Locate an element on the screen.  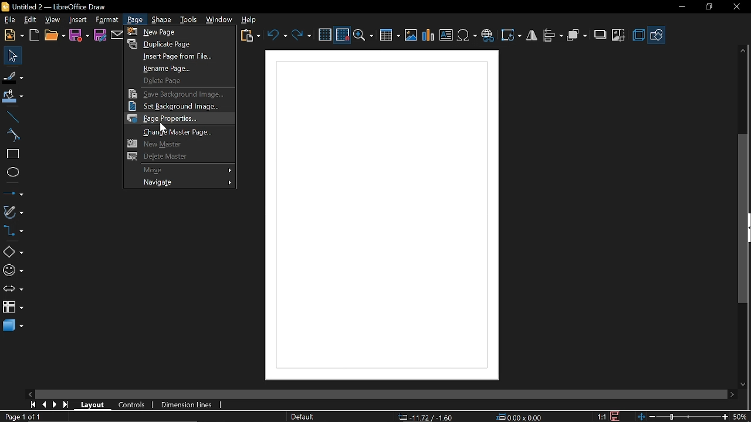
Open is located at coordinates (54, 36).